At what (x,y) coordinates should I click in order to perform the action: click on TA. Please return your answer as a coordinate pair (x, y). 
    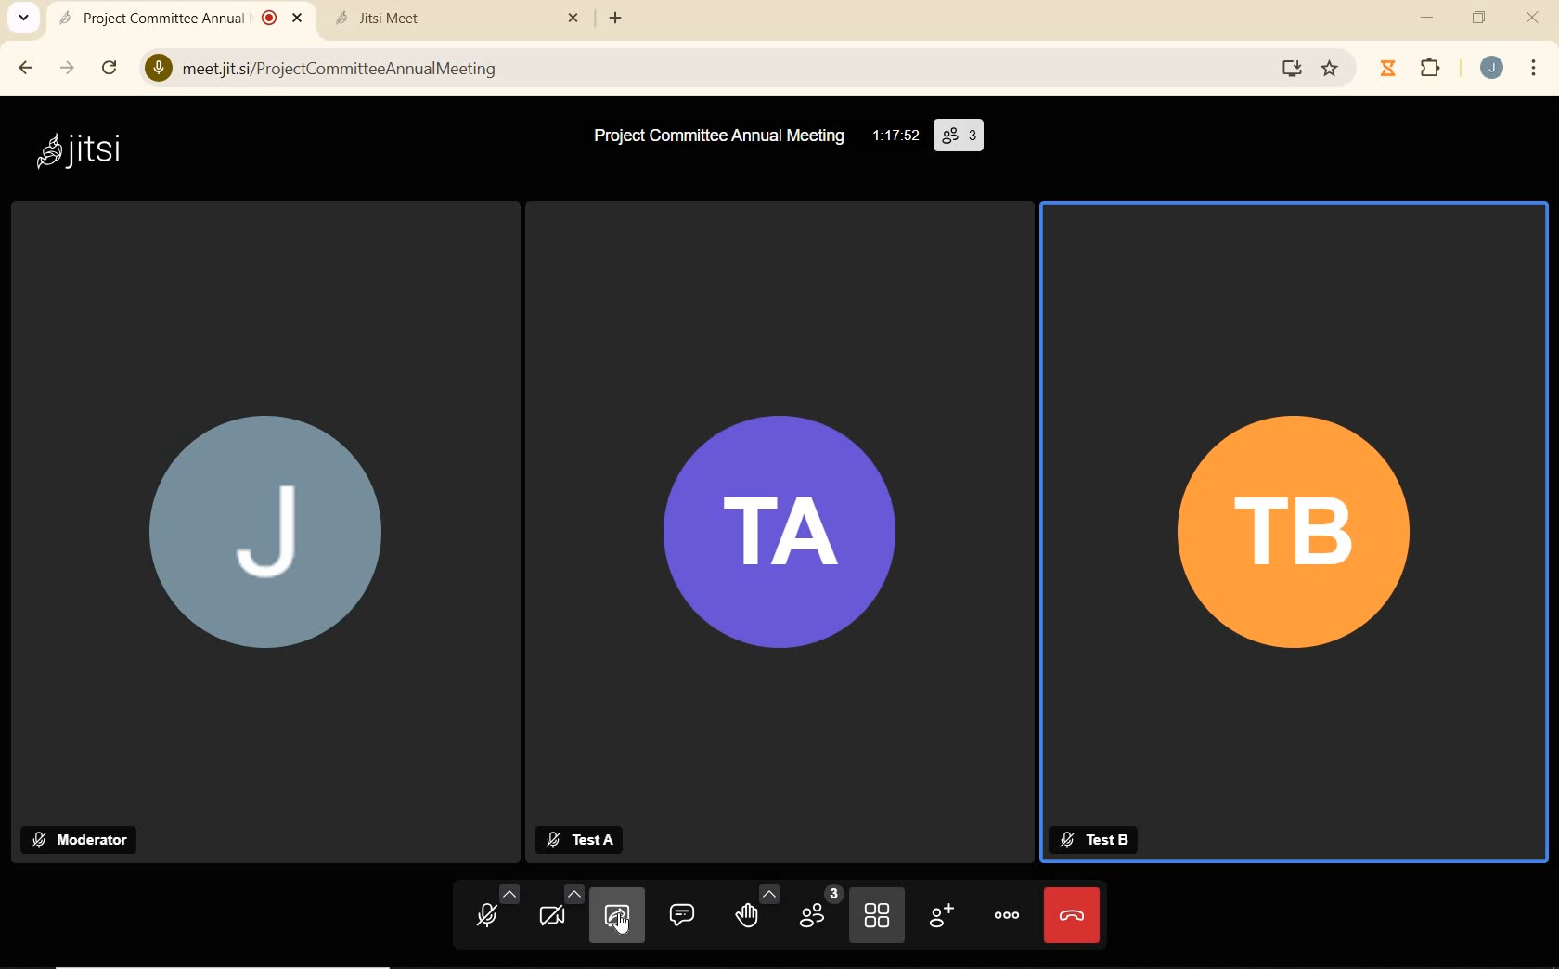
    Looking at the image, I should click on (779, 533).